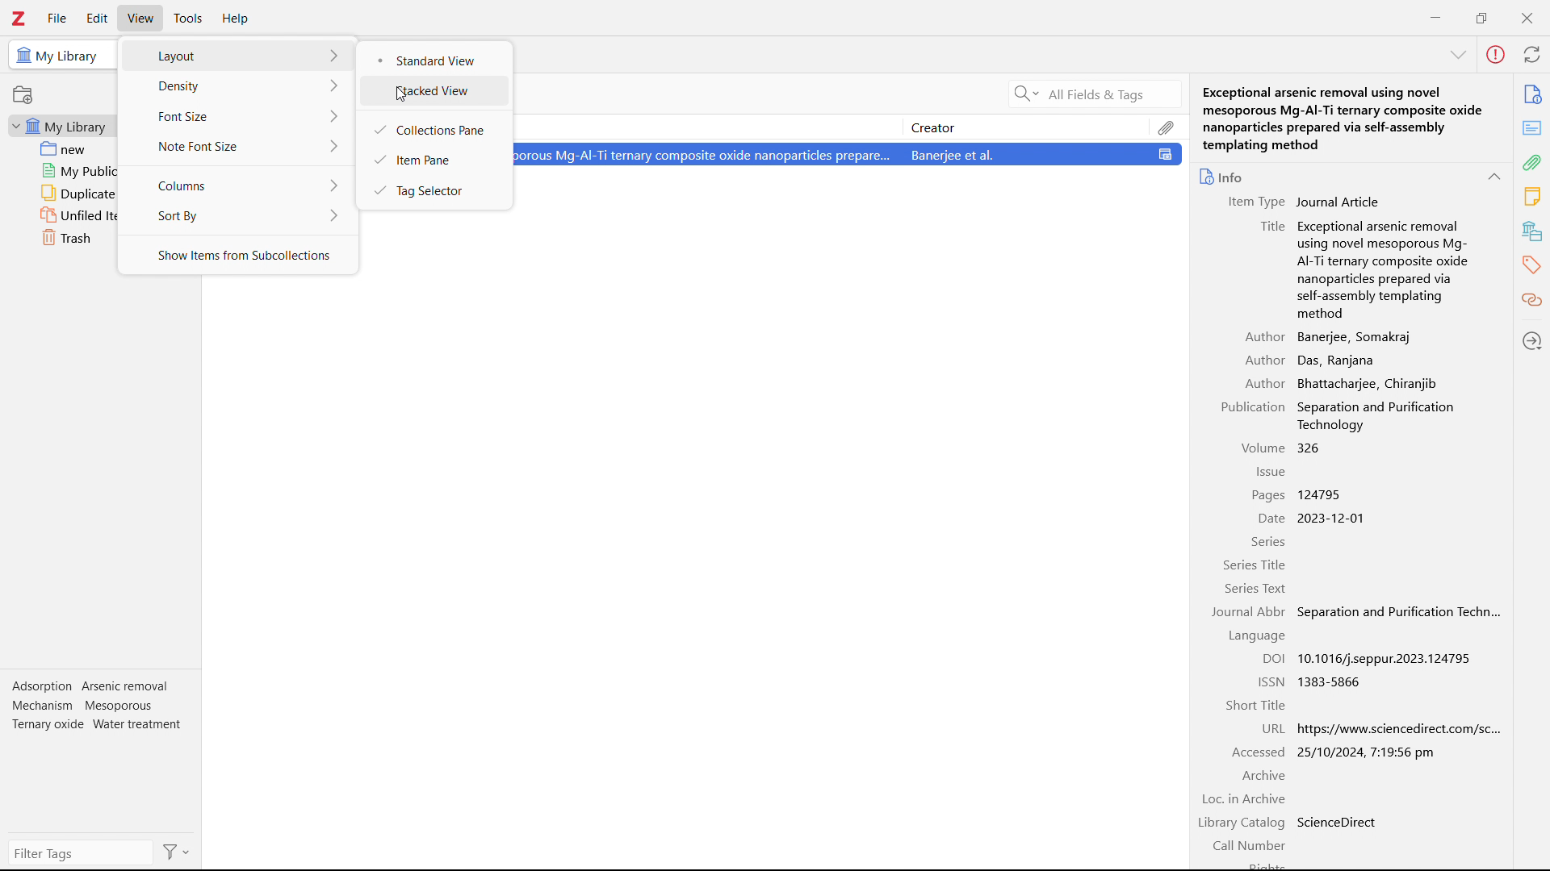  I want to click on tags, so click(1532, 265).